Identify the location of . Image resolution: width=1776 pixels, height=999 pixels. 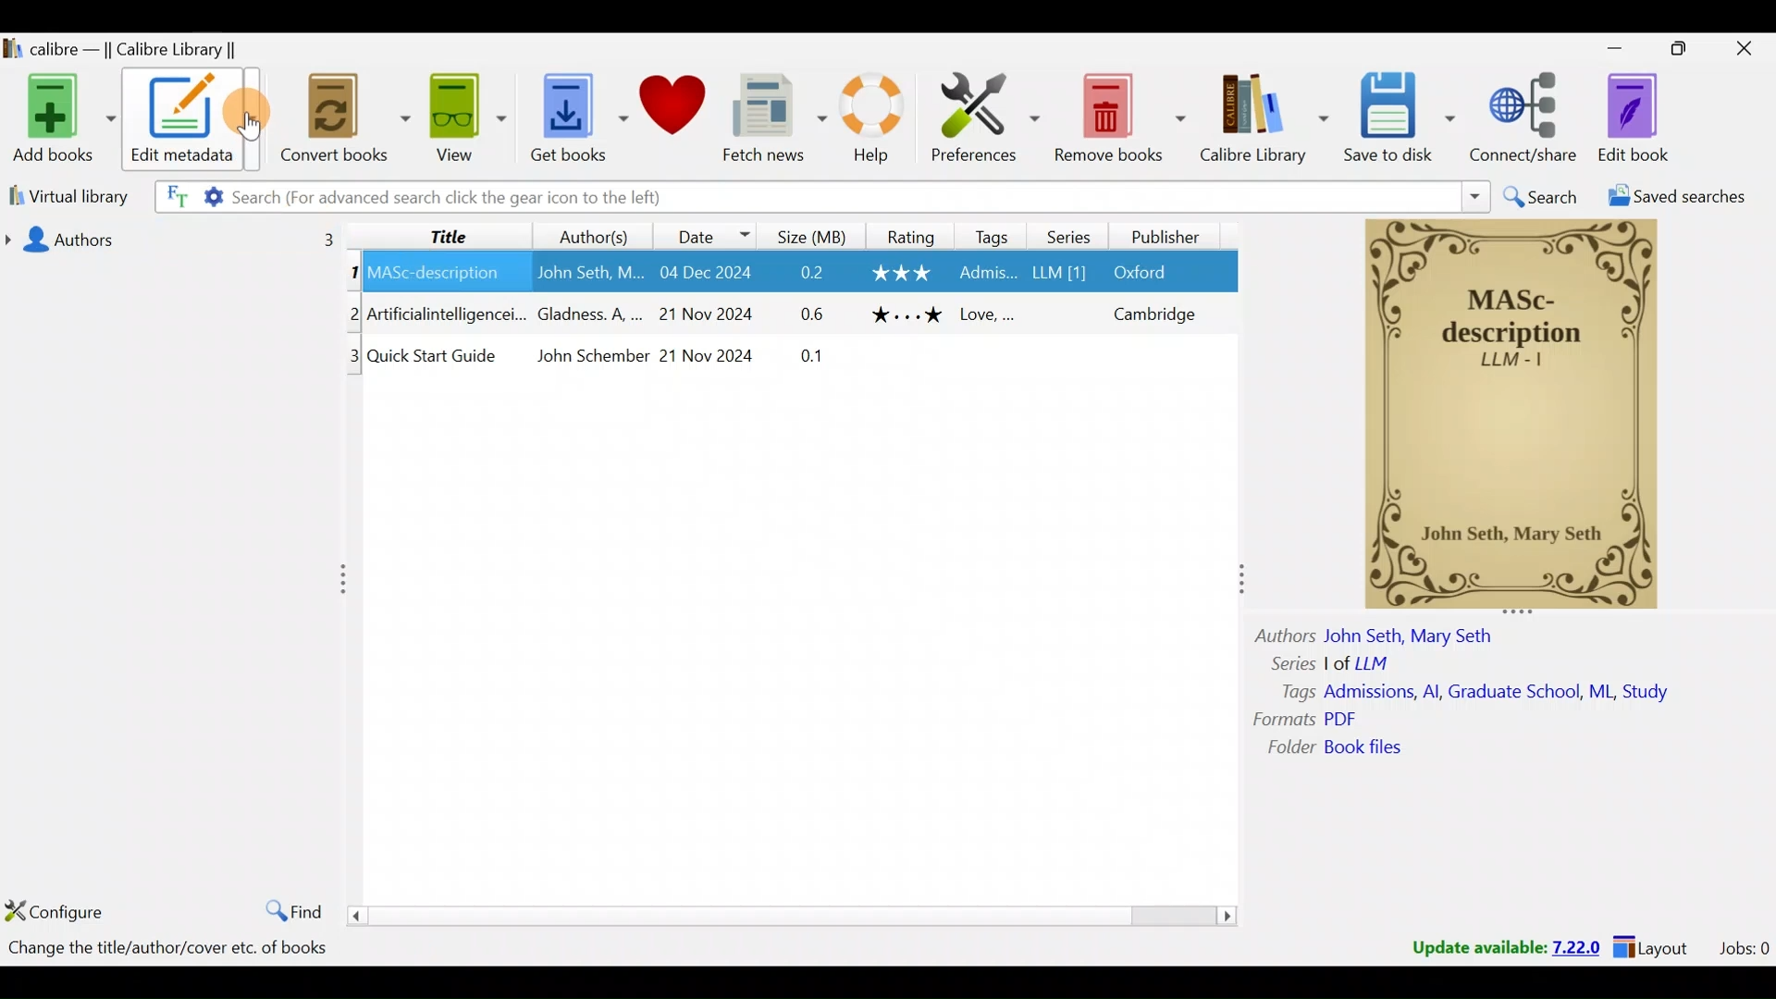
(1500, 690).